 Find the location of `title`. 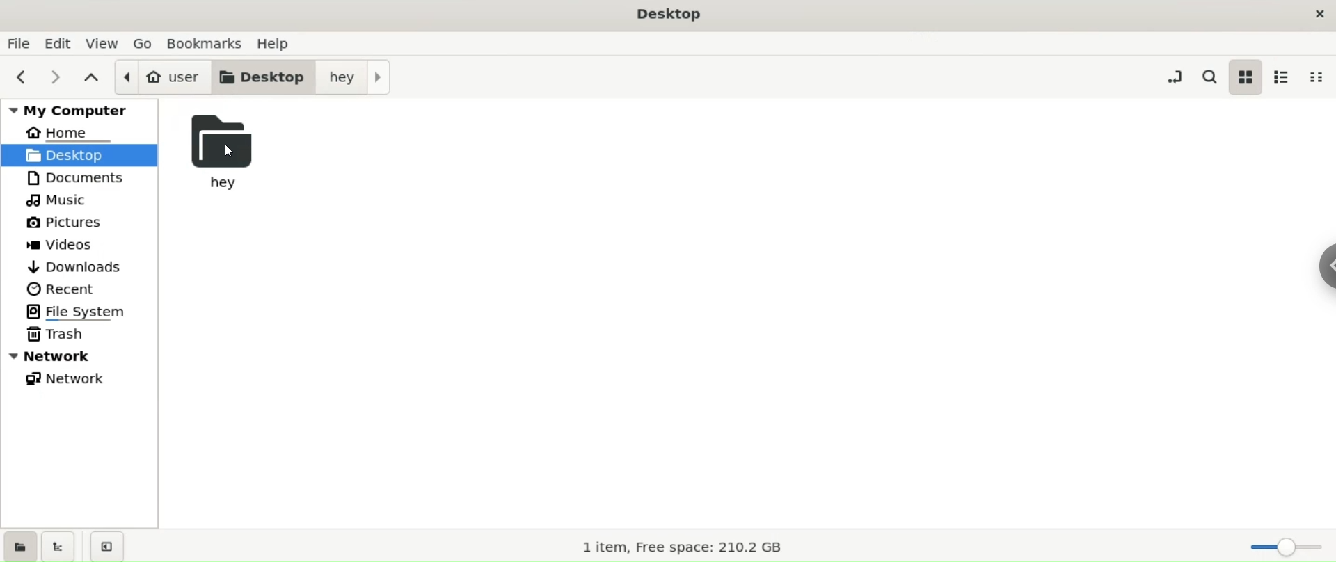

title is located at coordinates (667, 15).